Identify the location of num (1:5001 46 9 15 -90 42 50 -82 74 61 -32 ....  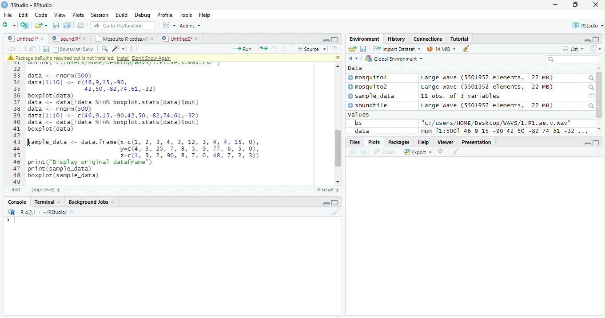
(505, 131).